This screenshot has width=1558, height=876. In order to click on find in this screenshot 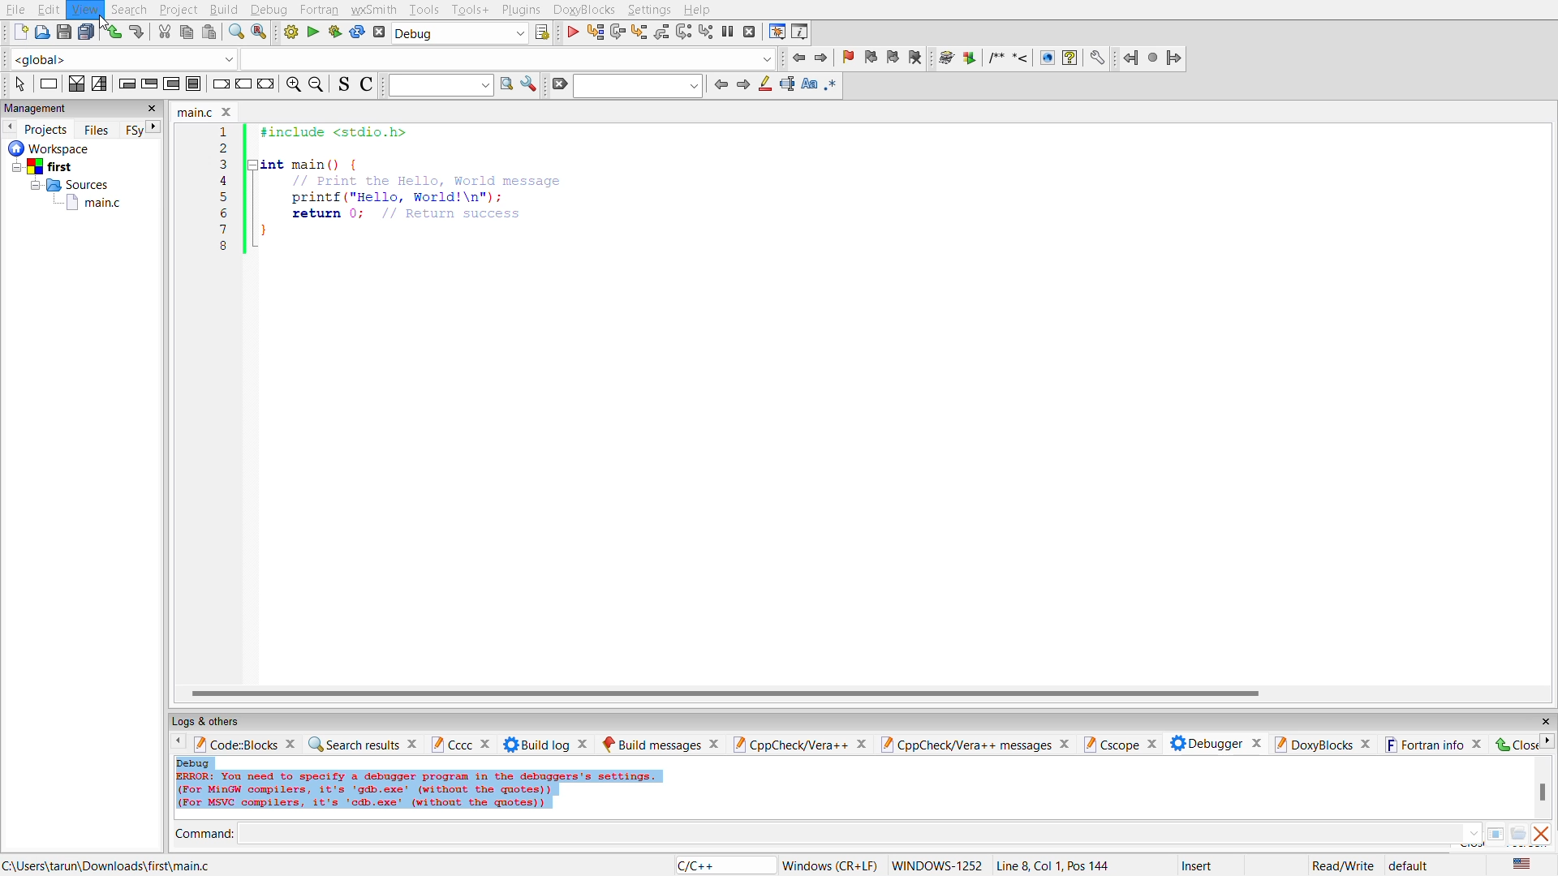, I will do `click(230, 34)`.